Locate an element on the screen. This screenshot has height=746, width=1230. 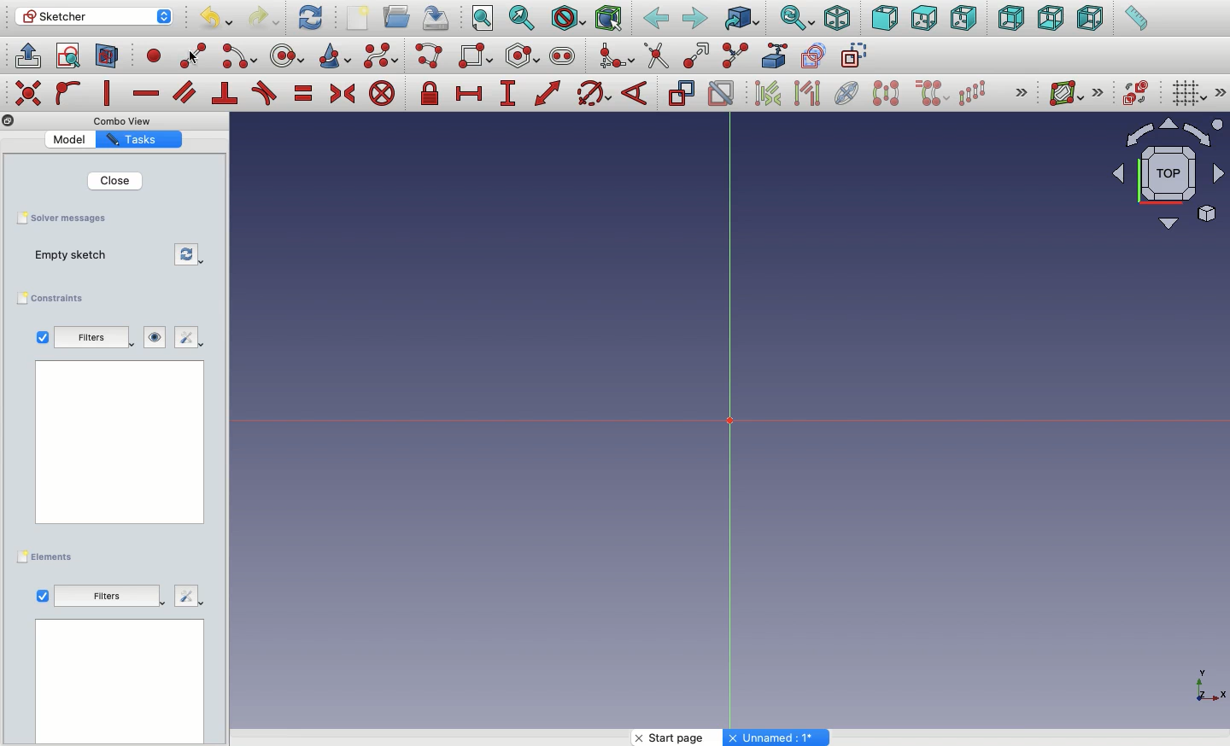
Constrain horizontal distance is located at coordinates (472, 95).